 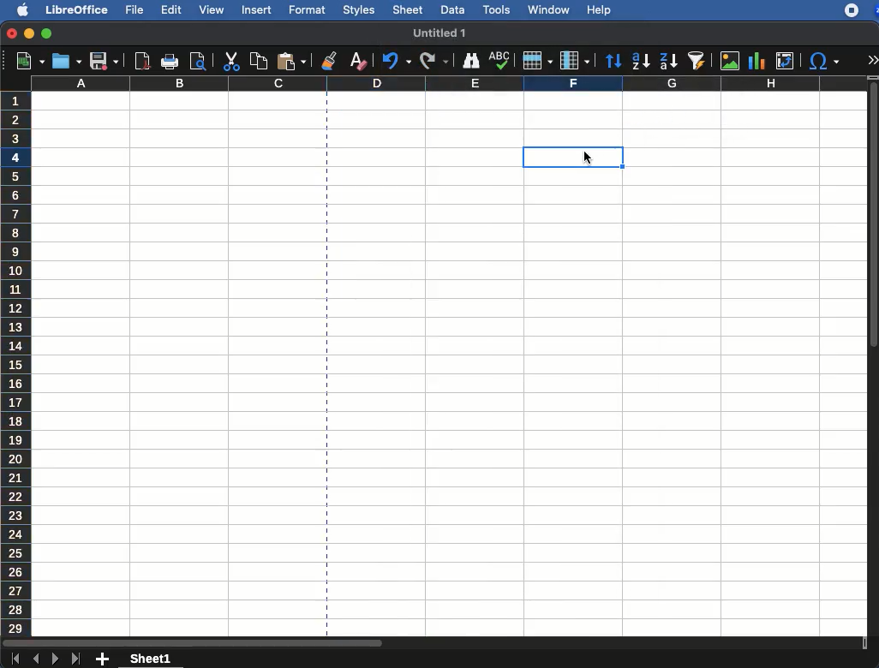 What do you see at coordinates (170, 61) in the screenshot?
I see `print` at bounding box center [170, 61].